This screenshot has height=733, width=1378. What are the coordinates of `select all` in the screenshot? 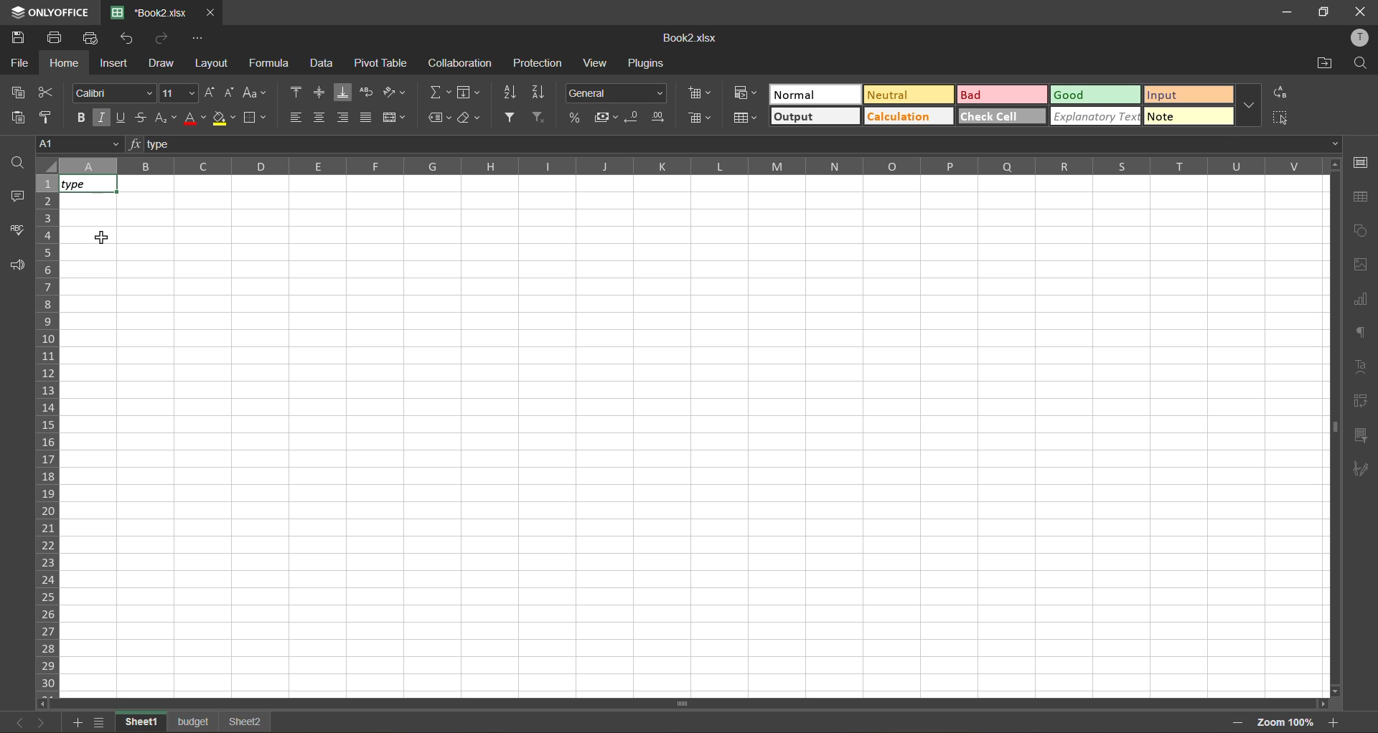 It's located at (1283, 118).